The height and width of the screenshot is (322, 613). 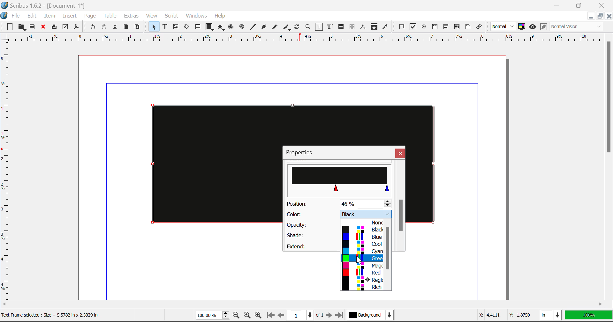 What do you see at coordinates (186, 27) in the screenshot?
I see `Render Frame` at bounding box center [186, 27].